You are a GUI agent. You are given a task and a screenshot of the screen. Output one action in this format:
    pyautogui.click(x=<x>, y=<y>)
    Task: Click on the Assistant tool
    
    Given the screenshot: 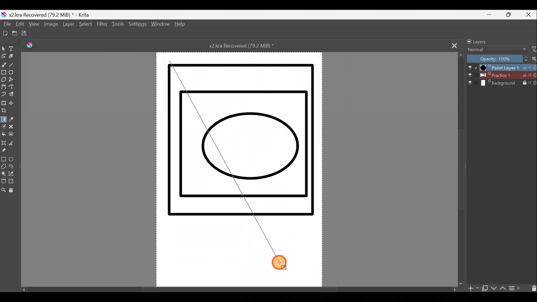 What is the action you would take?
    pyautogui.click(x=4, y=144)
    